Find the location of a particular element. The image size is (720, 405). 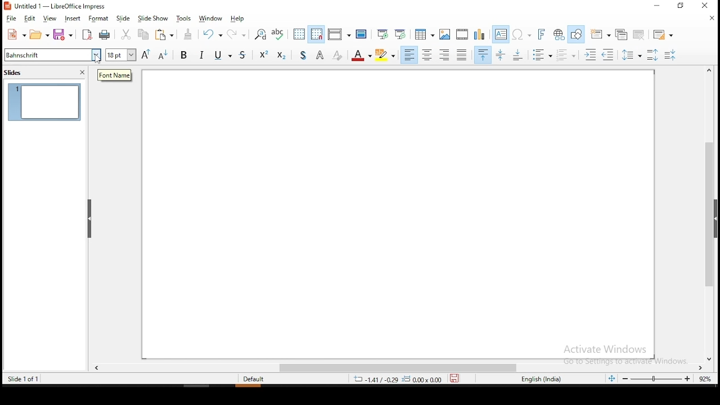

print is located at coordinates (106, 36).